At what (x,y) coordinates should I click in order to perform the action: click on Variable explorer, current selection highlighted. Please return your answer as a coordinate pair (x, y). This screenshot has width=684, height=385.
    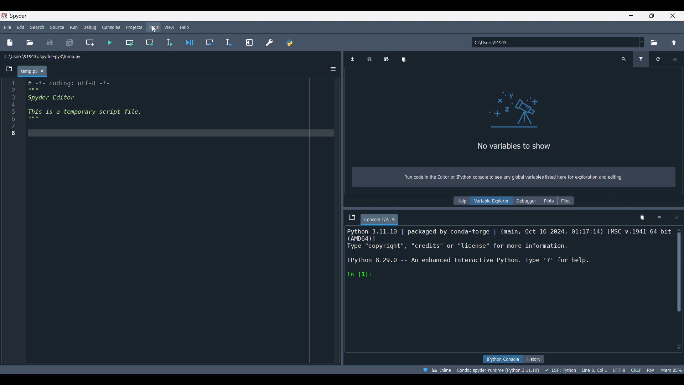
    Looking at the image, I should click on (491, 201).